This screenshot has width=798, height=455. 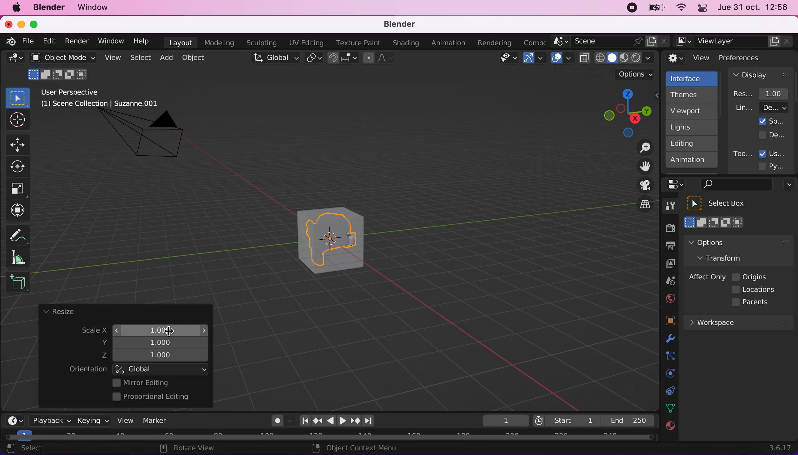 I want to click on data, so click(x=669, y=407).